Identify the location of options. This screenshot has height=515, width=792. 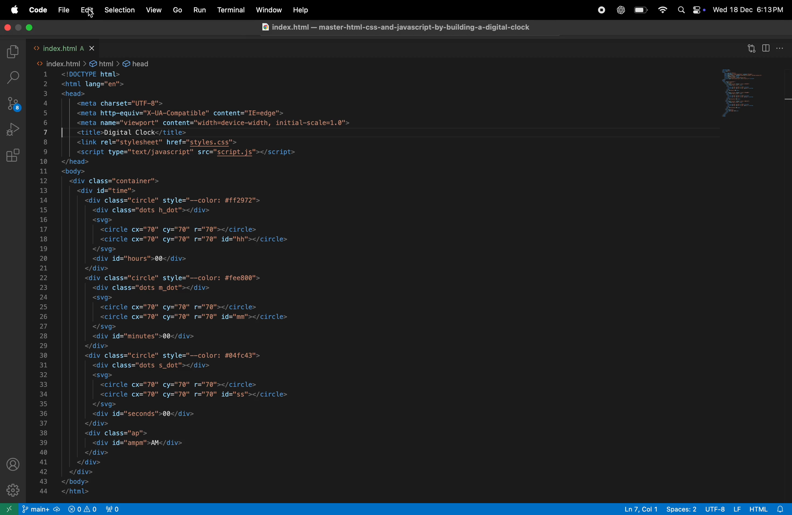
(781, 47).